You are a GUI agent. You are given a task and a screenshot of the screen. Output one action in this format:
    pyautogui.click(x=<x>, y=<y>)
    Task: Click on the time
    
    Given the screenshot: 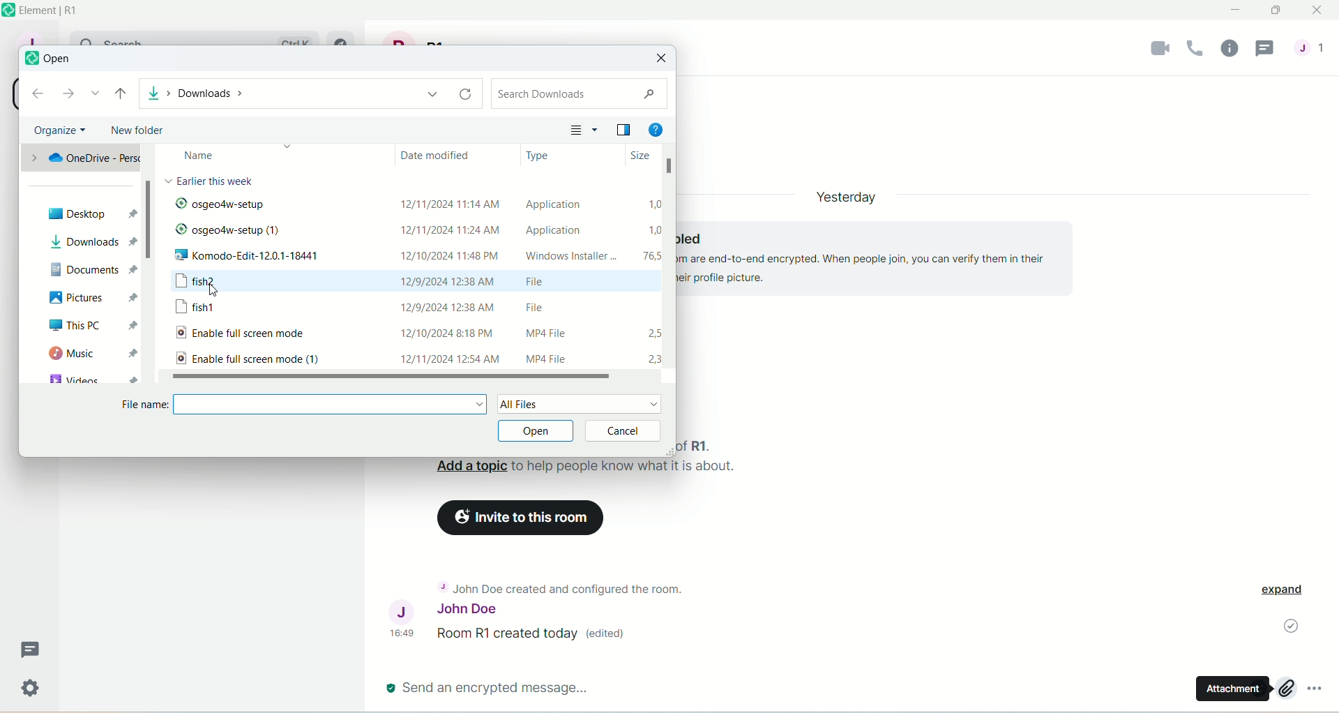 What is the action you would take?
    pyautogui.click(x=405, y=633)
    